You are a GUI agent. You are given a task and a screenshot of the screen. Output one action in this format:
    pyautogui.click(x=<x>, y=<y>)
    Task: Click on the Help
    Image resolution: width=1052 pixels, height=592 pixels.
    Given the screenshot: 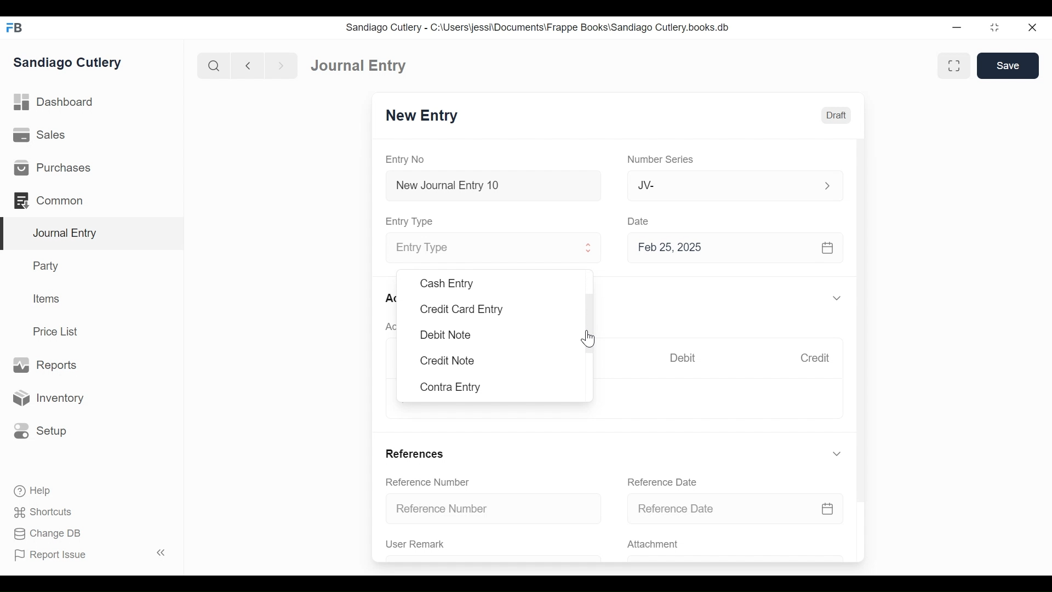 What is the action you would take?
    pyautogui.click(x=31, y=489)
    